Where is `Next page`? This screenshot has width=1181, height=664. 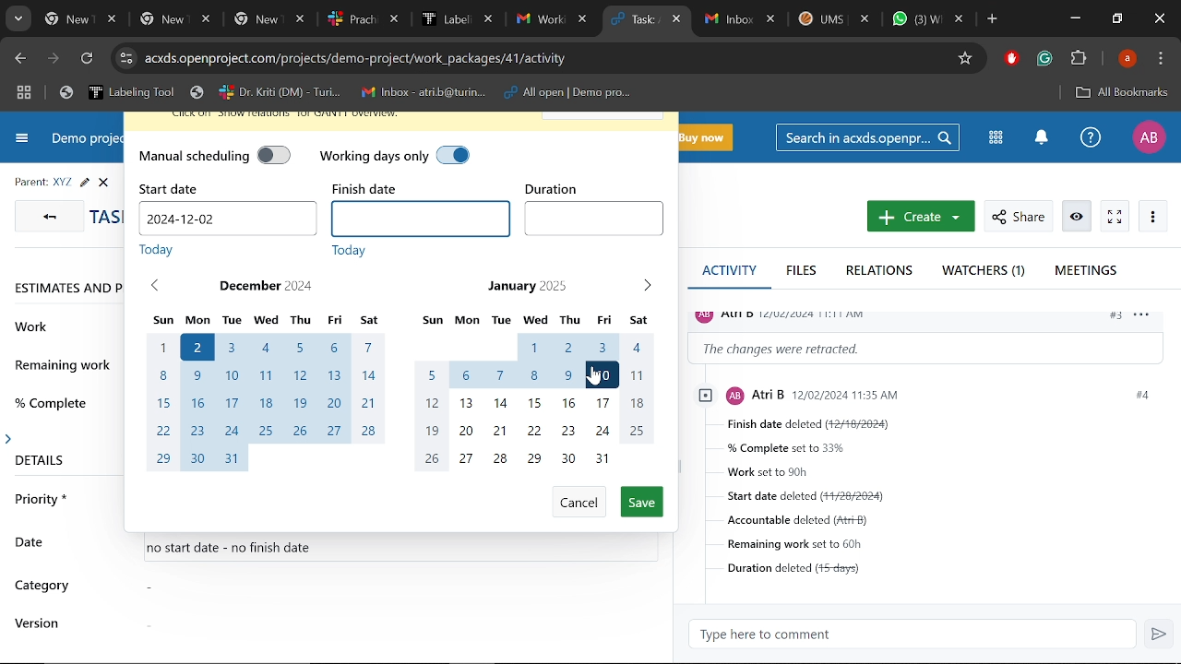 Next page is located at coordinates (55, 60).